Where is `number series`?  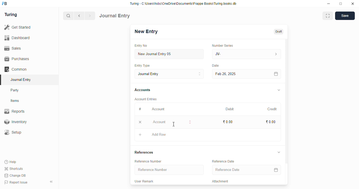
number series is located at coordinates (222, 45).